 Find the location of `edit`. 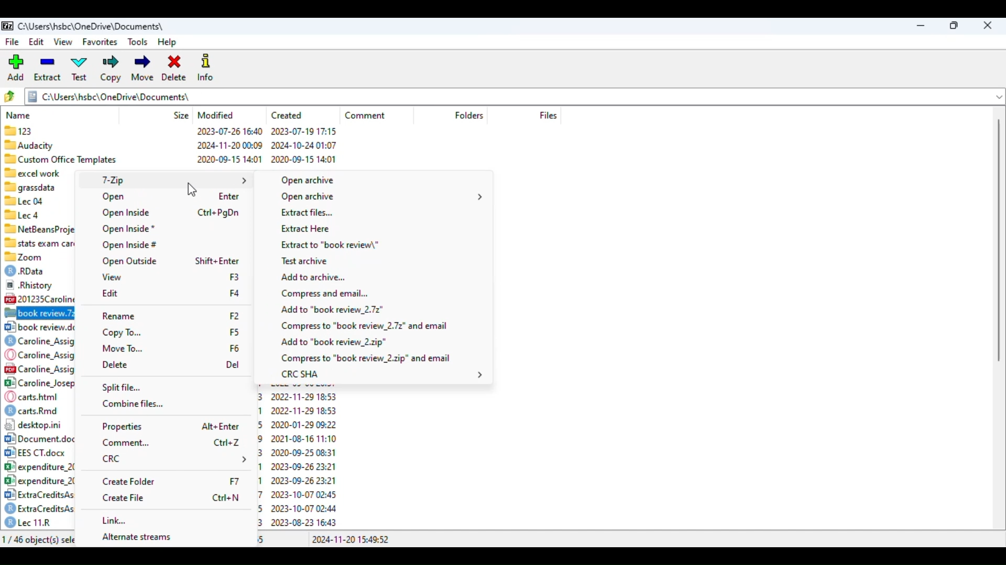

edit is located at coordinates (111, 293).